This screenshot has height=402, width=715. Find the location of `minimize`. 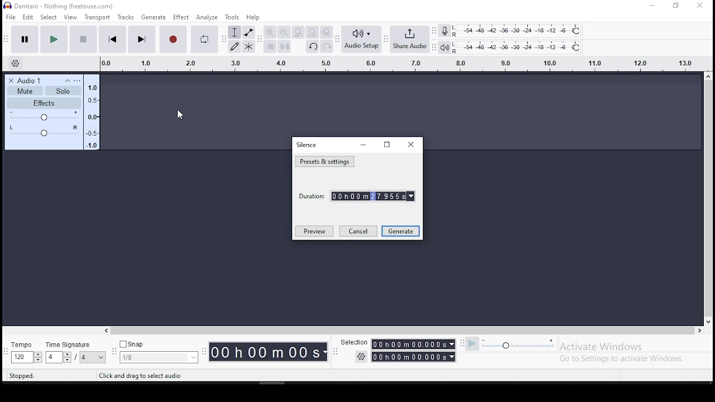

minimize is located at coordinates (364, 145).